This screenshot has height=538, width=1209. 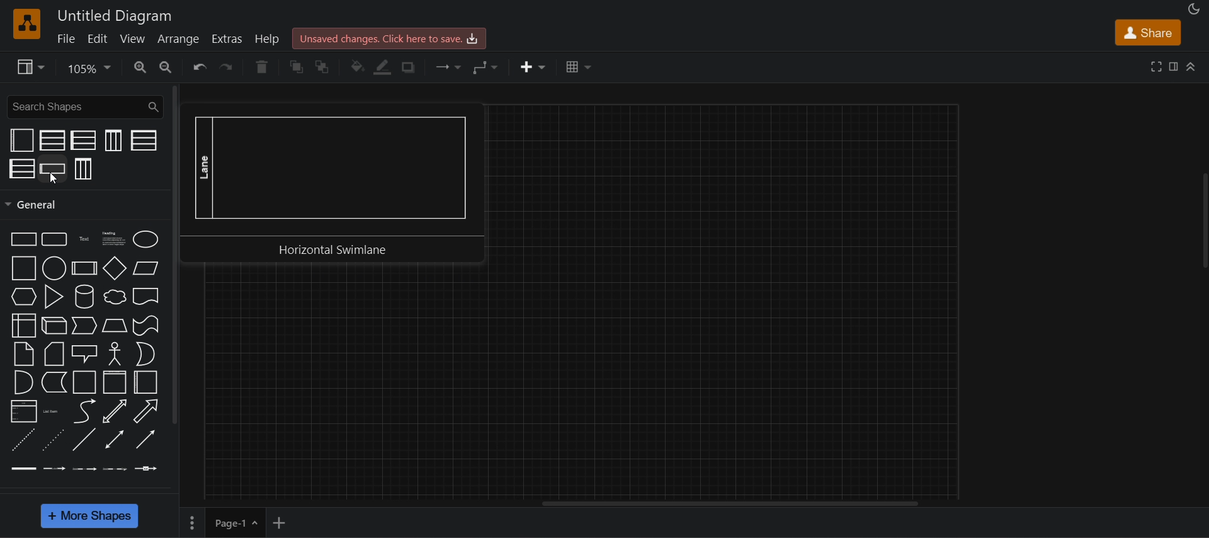 What do you see at coordinates (334, 184) in the screenshot?
I see `horizontal swimlane` at bounding box center [334, 184].